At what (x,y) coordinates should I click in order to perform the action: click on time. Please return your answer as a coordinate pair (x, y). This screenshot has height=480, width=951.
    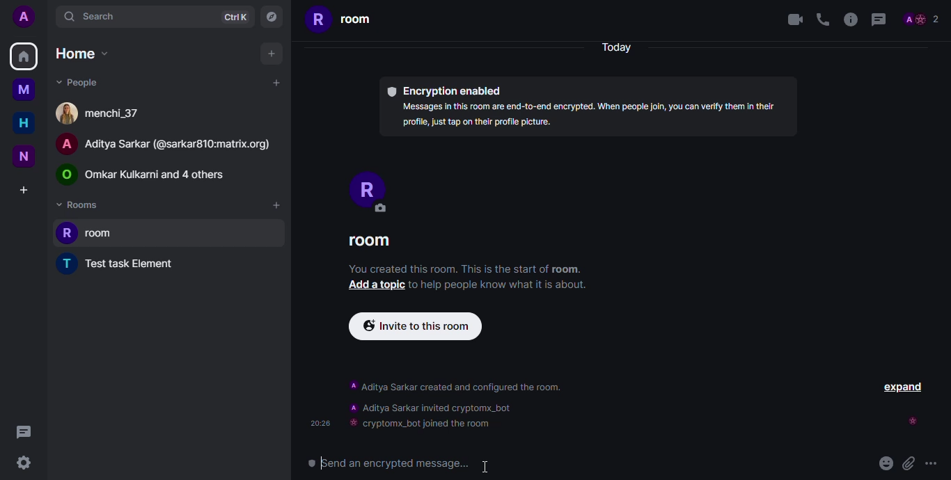
    Looking at the image, I should click on (320, 423).